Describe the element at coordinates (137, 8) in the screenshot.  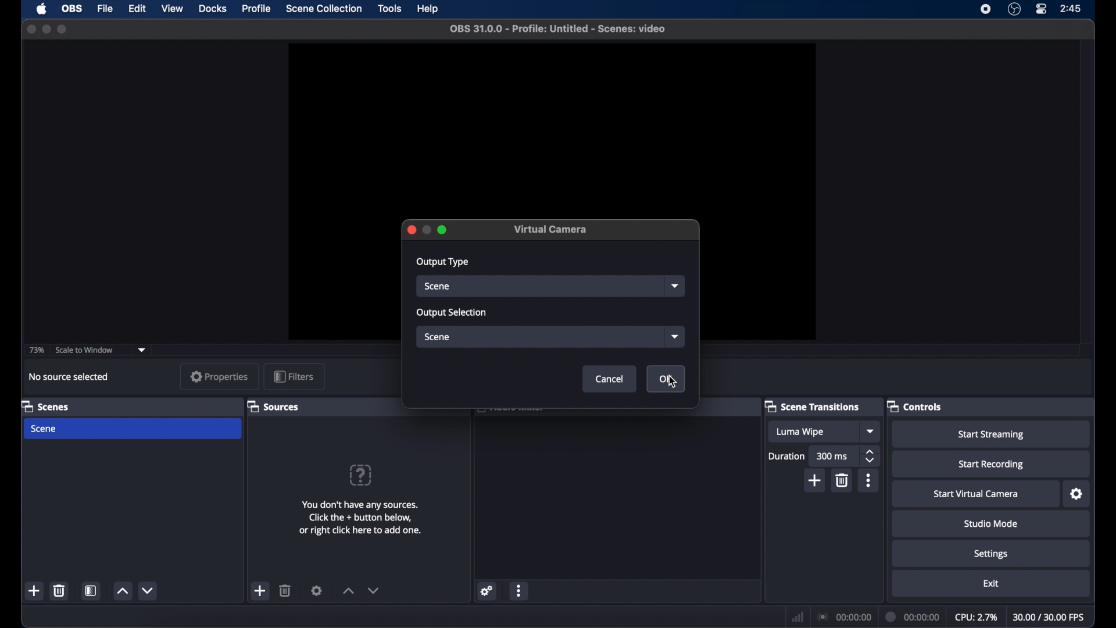
I see `edit` at that location.